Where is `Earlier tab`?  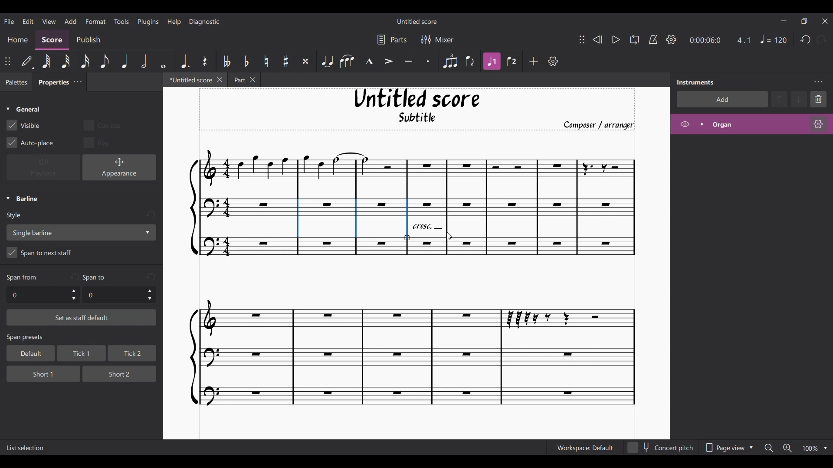
Earlier tab is located at coordinates (244, 81).